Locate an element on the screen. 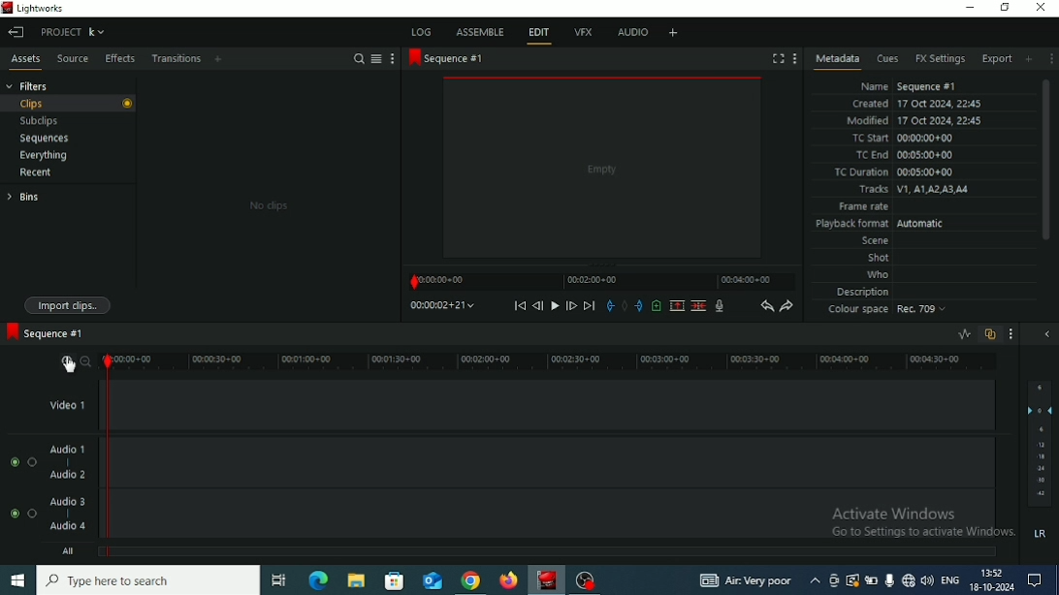 The height and width of the screenshot is (595, 1059). Zoom out is located at coordinates (87, 361).